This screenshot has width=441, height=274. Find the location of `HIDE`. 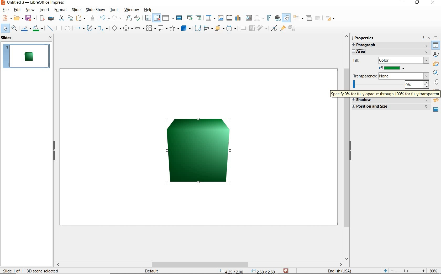

HIDE is located at coordinates (351, 151).